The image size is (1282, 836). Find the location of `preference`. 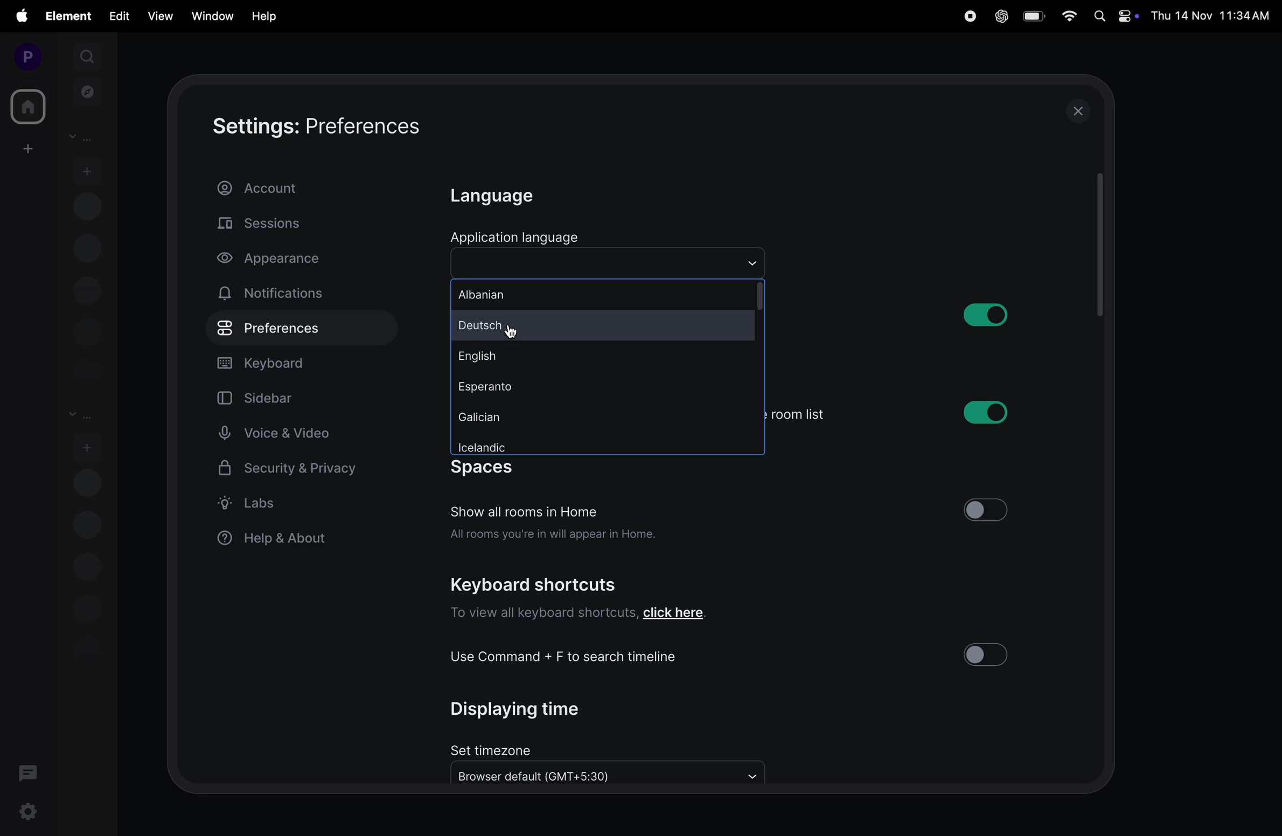

preference is located at coordinates (279, 330).